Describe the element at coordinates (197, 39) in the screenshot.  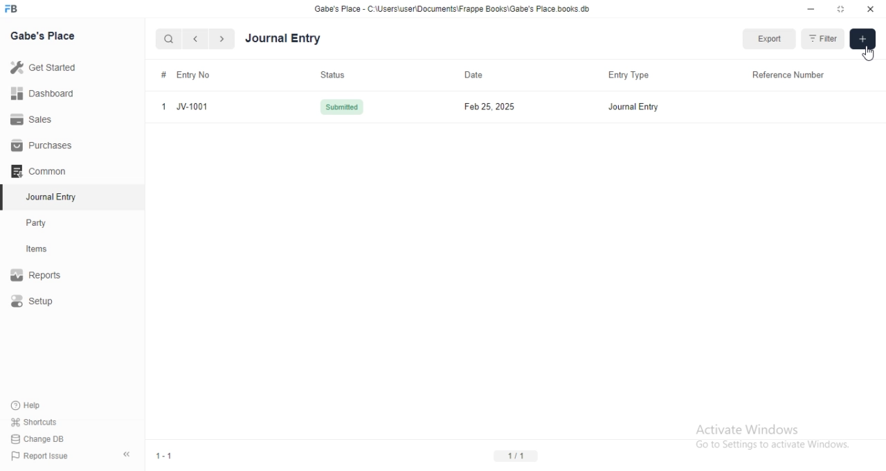
I see `navigate backward` at that location.